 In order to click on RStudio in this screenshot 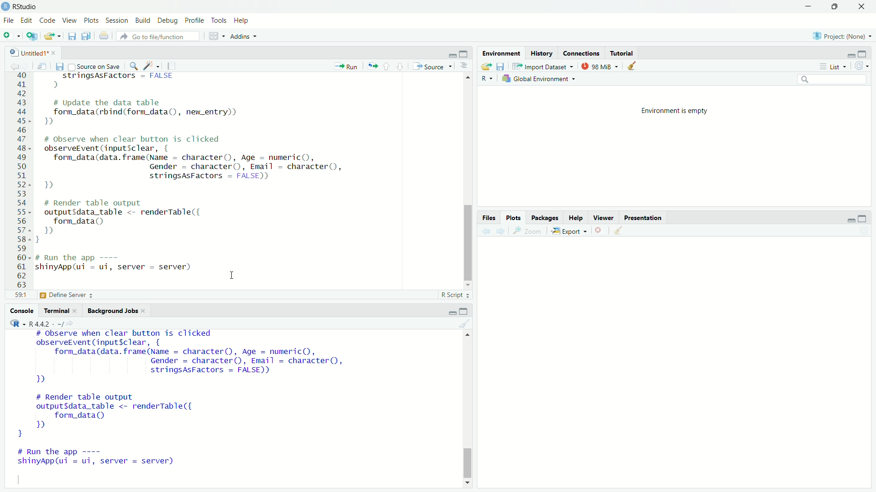, I will do `click(27, 5)`.